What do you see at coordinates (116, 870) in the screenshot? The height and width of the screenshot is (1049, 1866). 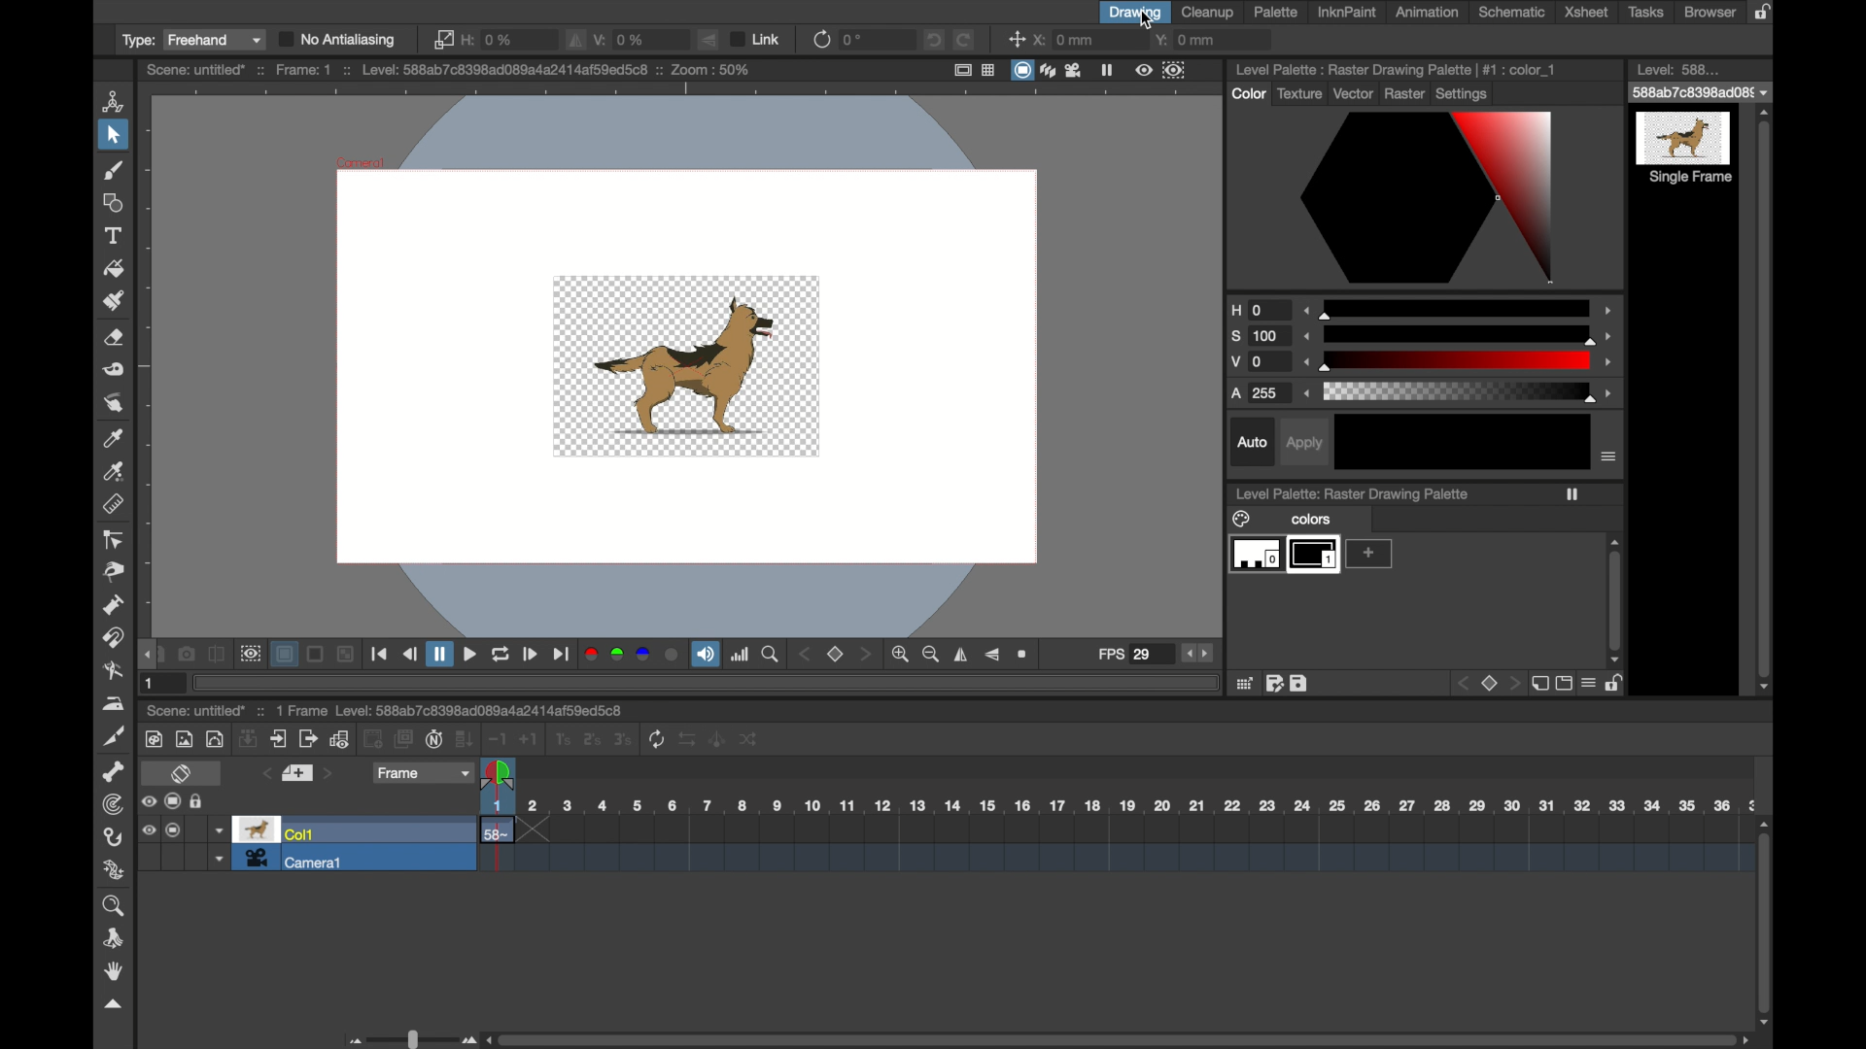 I see `plastic tool` at bounding box center [116, 870].